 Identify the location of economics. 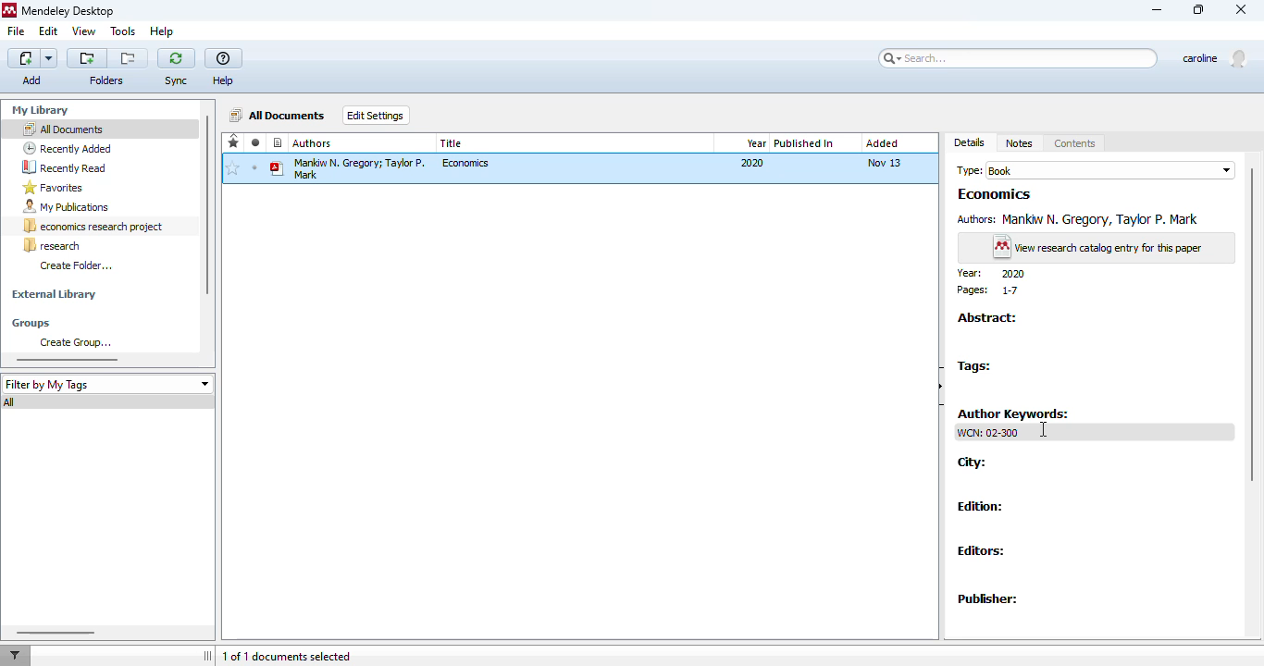
(467, 163).